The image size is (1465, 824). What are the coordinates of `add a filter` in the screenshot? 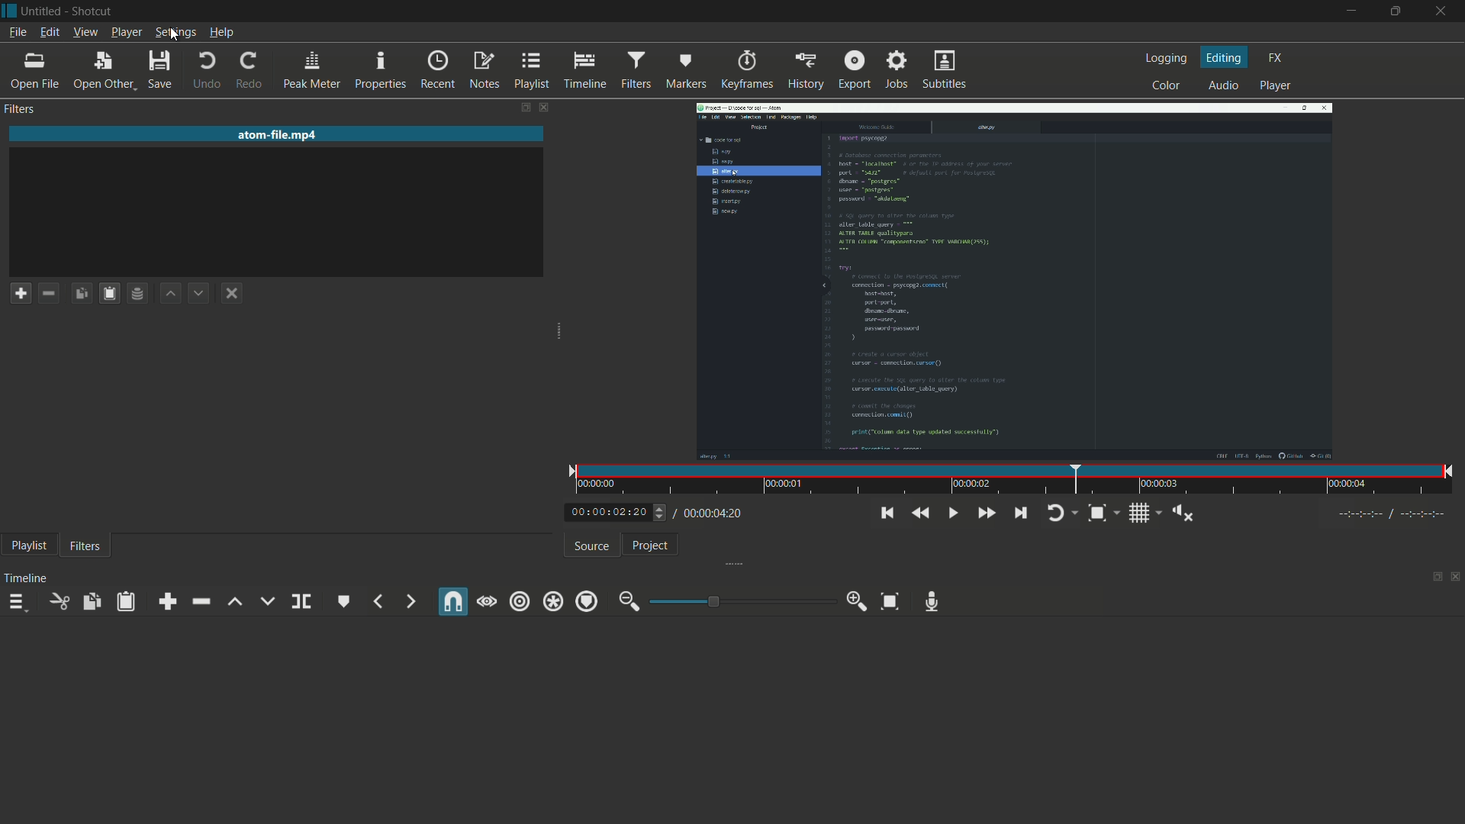 It's located at (20, 294).